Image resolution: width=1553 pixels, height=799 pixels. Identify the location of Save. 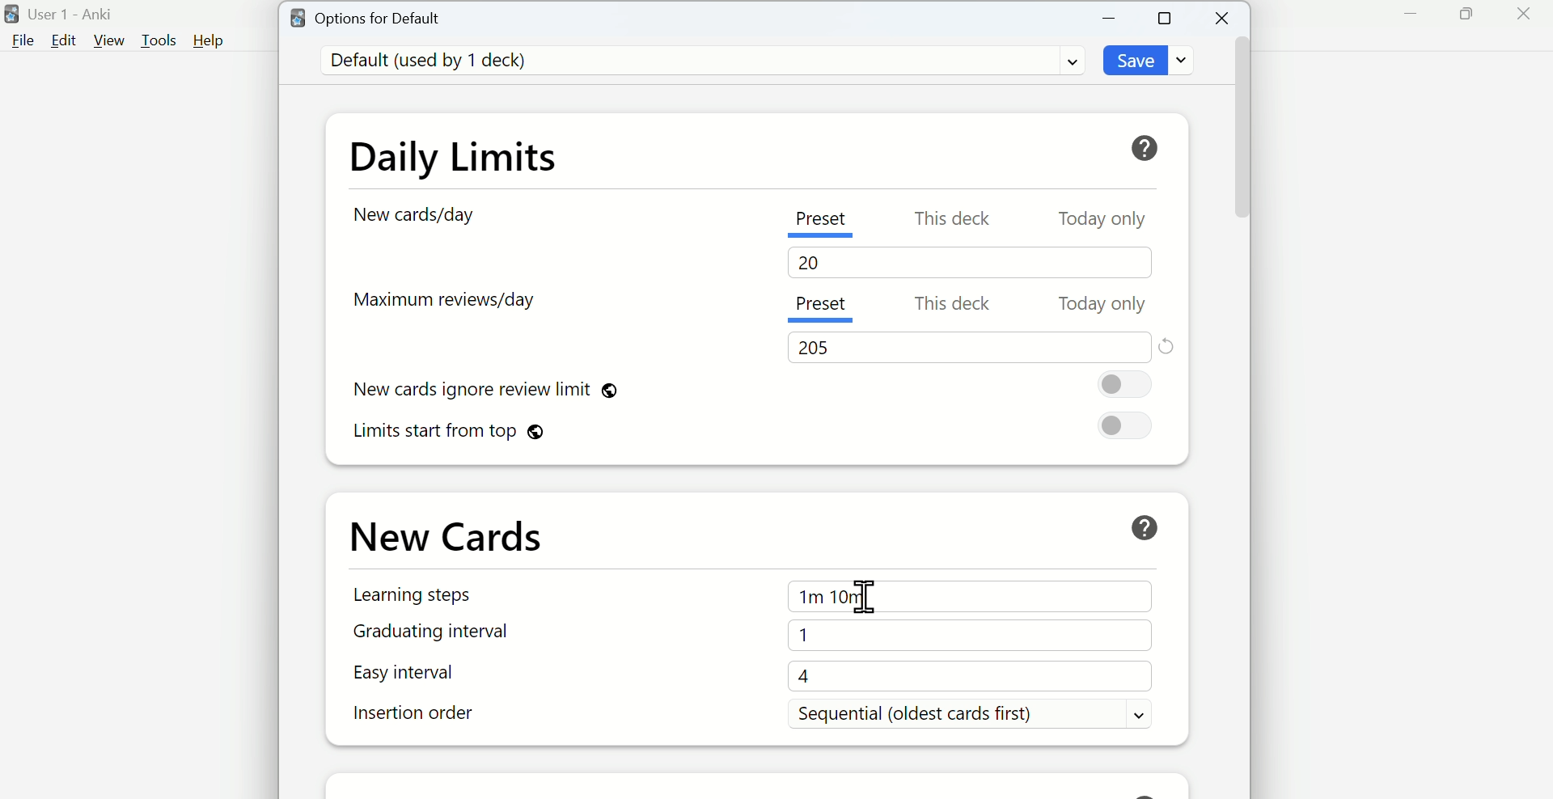
(1135, 61).